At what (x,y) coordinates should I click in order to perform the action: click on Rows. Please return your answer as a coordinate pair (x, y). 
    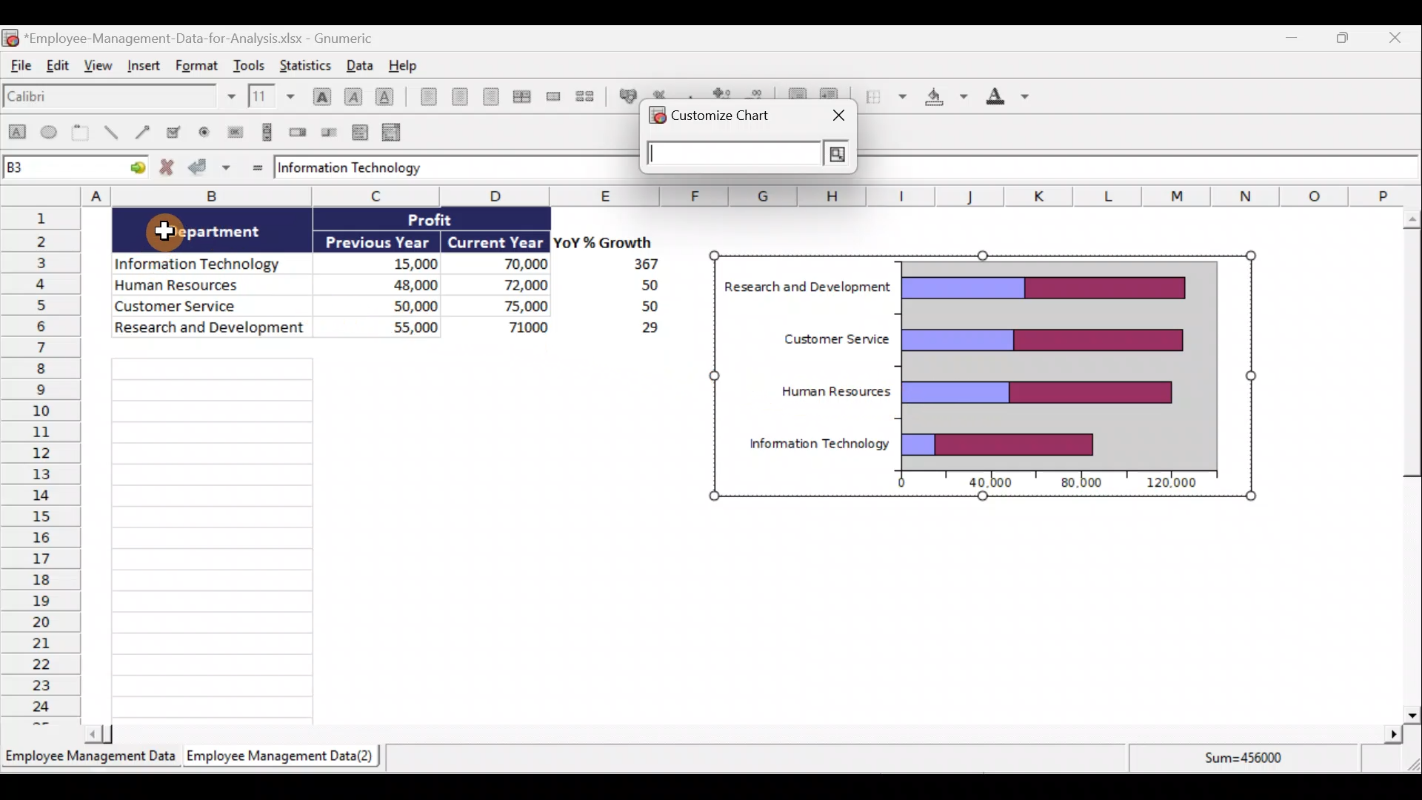
    Looking at the image, I should click on (41, 467).